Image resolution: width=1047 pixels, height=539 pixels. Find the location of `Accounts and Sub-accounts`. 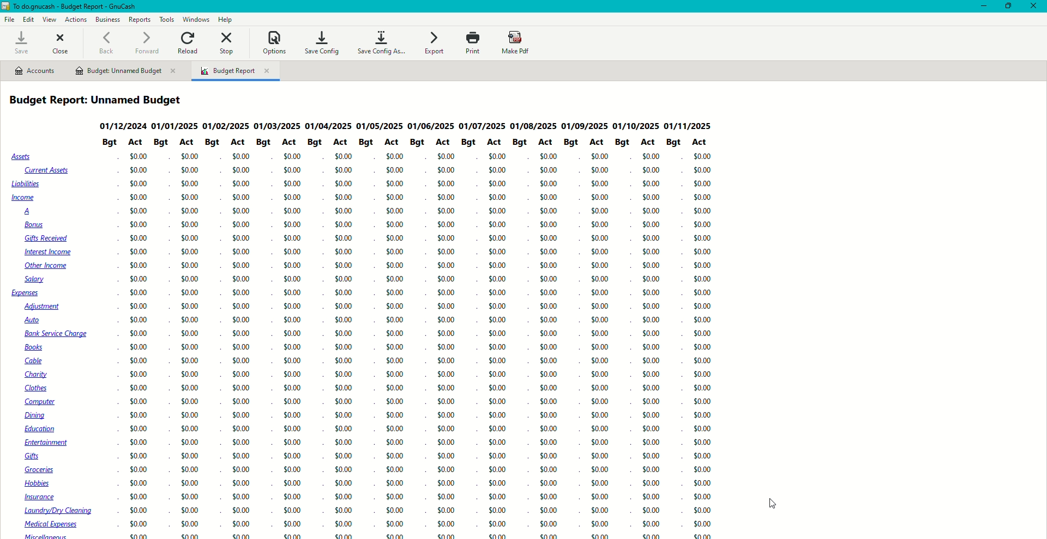

Accounts and Sub-accounts is located at coordinates (55, 345).